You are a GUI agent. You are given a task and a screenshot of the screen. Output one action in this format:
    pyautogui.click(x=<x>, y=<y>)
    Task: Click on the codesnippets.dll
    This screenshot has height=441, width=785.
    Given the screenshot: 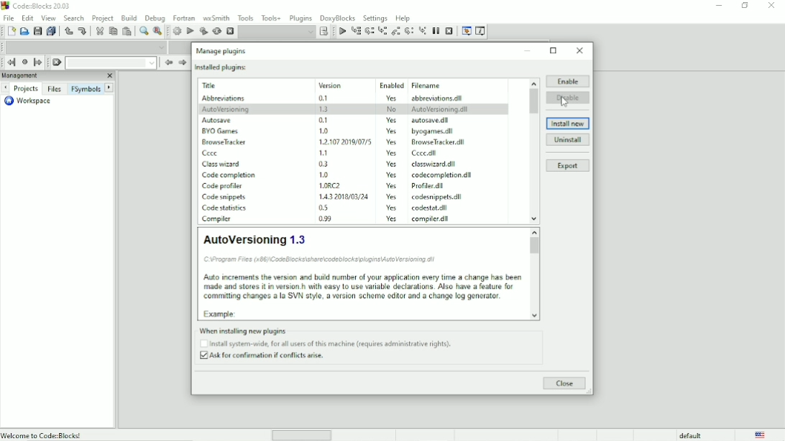 What is the action you would take?
    pyautogui.click(x=436, y=197)
    